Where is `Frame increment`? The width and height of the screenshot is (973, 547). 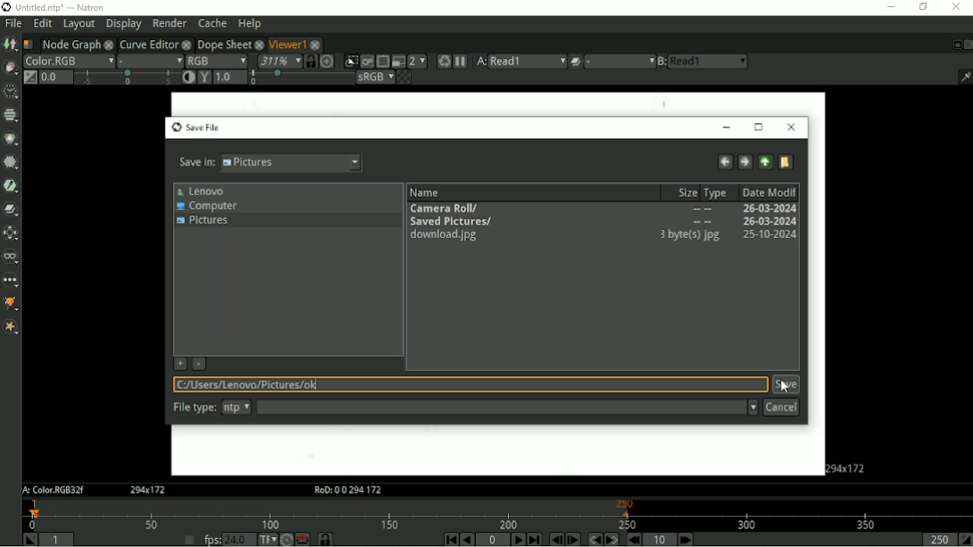 Frame increment is located at coordinates (660, 540).